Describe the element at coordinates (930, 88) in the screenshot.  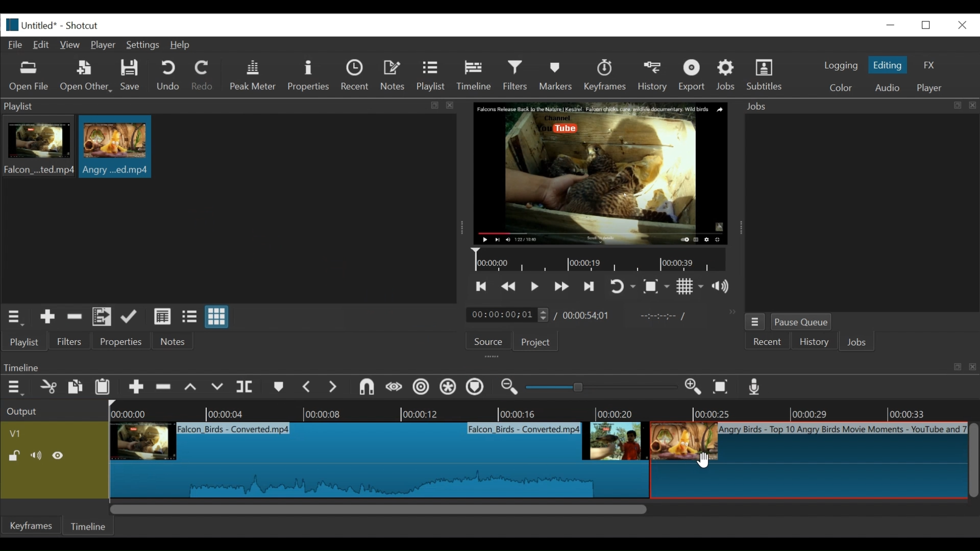
I see `player` at that location.